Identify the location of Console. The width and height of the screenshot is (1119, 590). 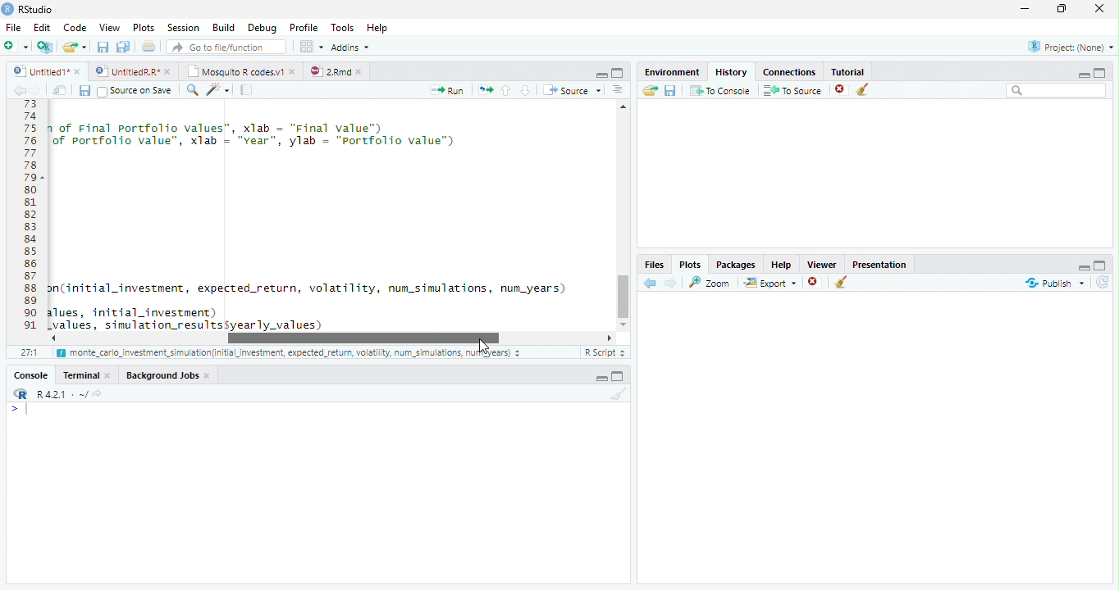
(317, 492).